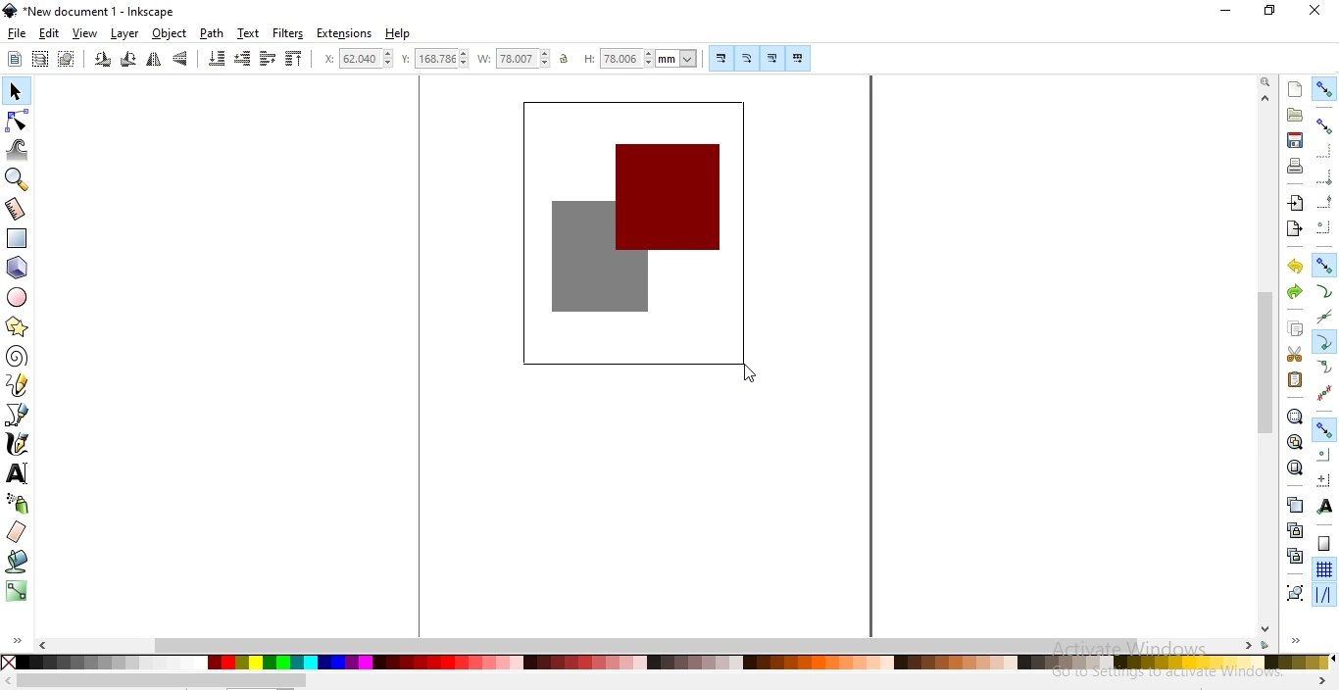 This screenshot has height=690, width=1339. What do you see at coordinates (1293, 140) in the screenshot?
I see `save document` at bounding box center [1293, 140].